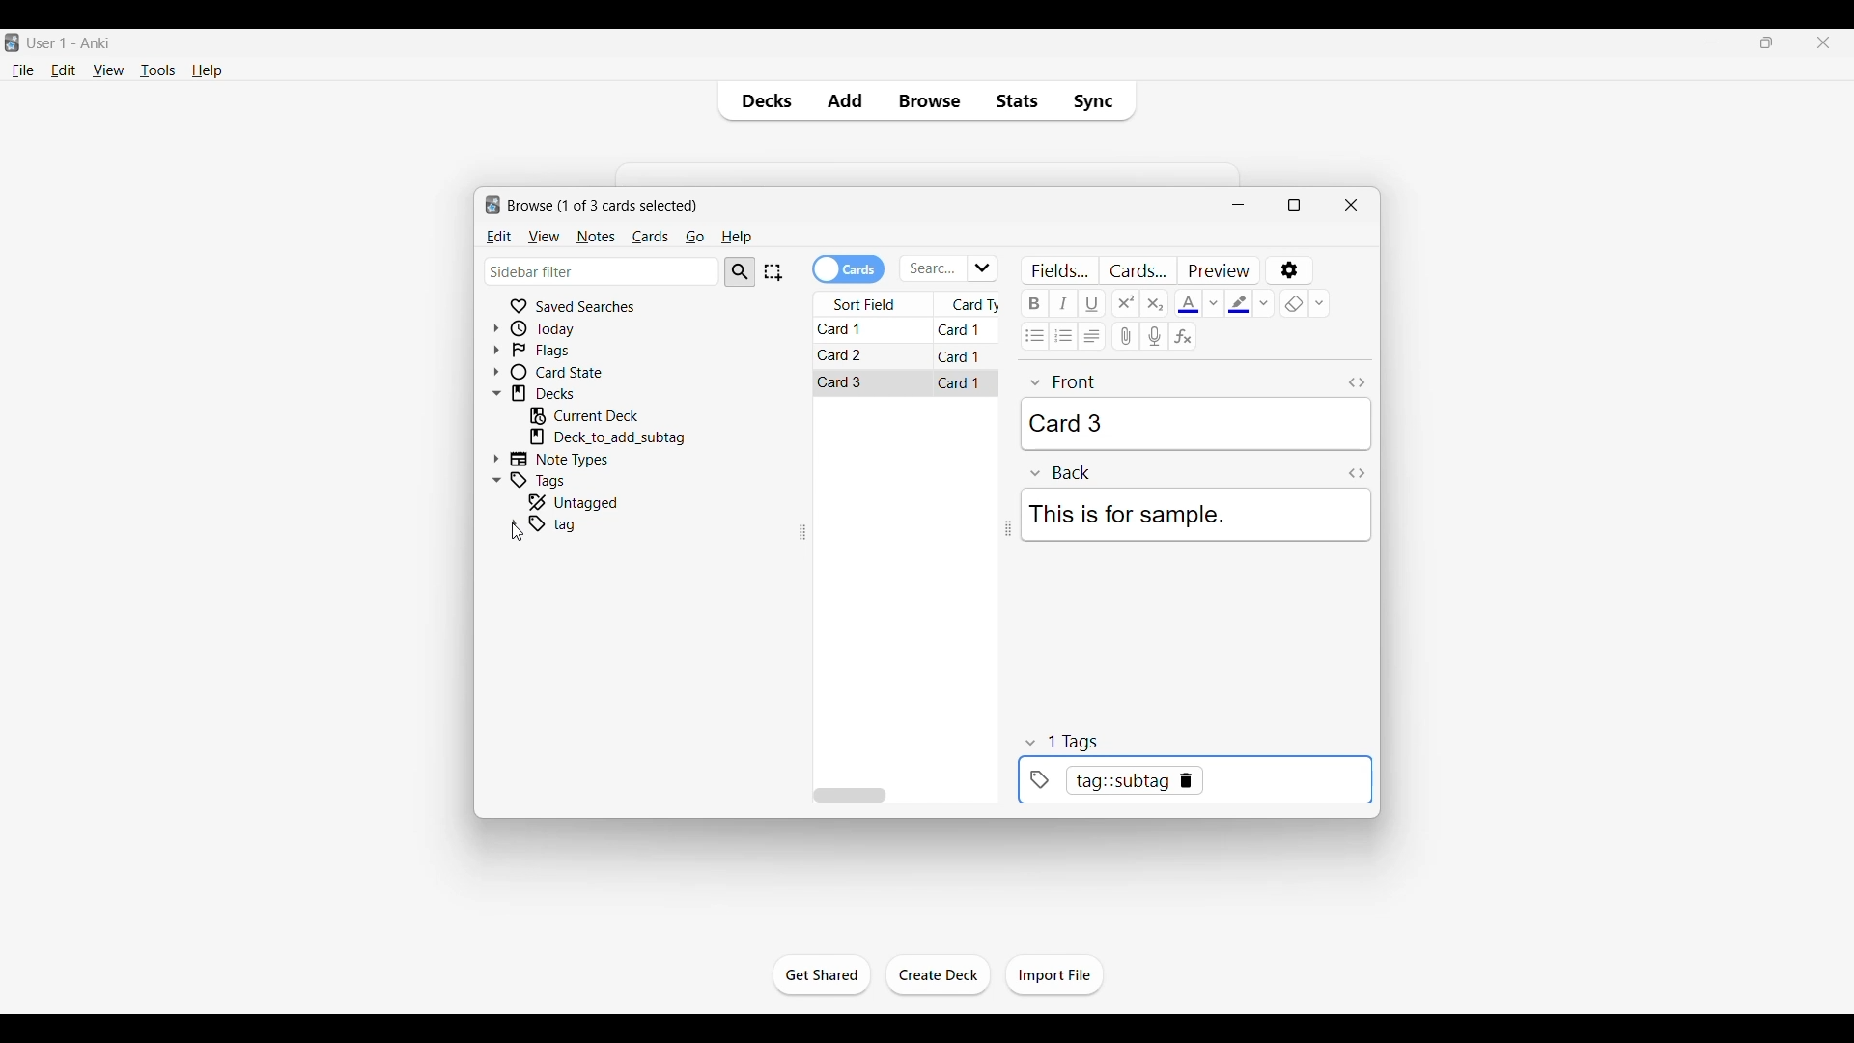 The image size is (1854, 1043). Describe the element at coordinates (1195, 424) in the screenshot. I see `Card 3` at that location.